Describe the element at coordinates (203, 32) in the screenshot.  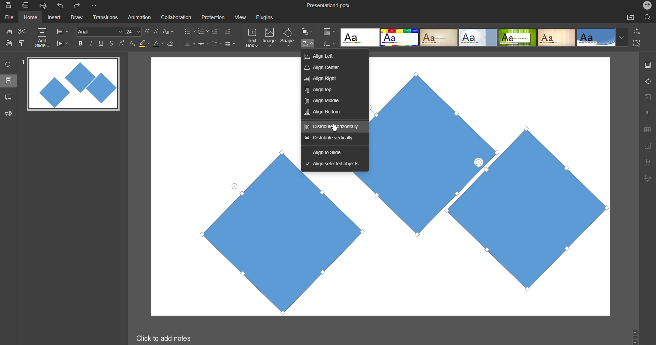
I see `Number List` at that location.